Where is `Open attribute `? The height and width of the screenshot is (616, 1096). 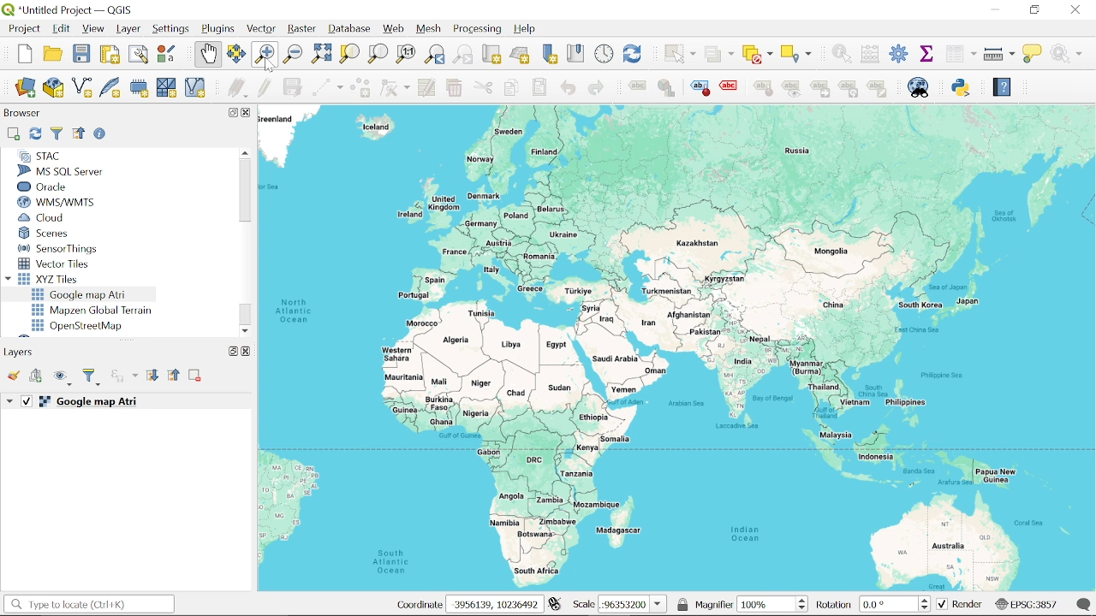 Open attribute  is located at coordinates (961, 55).